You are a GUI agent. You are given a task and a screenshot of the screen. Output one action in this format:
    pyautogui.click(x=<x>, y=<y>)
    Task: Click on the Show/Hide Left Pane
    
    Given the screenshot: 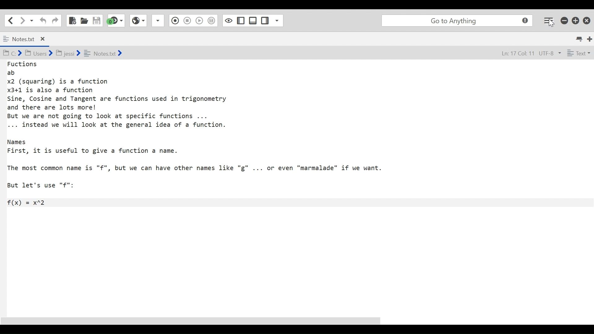 What is the action you would take?
    pyautogui.click(x=253, y=20)
    